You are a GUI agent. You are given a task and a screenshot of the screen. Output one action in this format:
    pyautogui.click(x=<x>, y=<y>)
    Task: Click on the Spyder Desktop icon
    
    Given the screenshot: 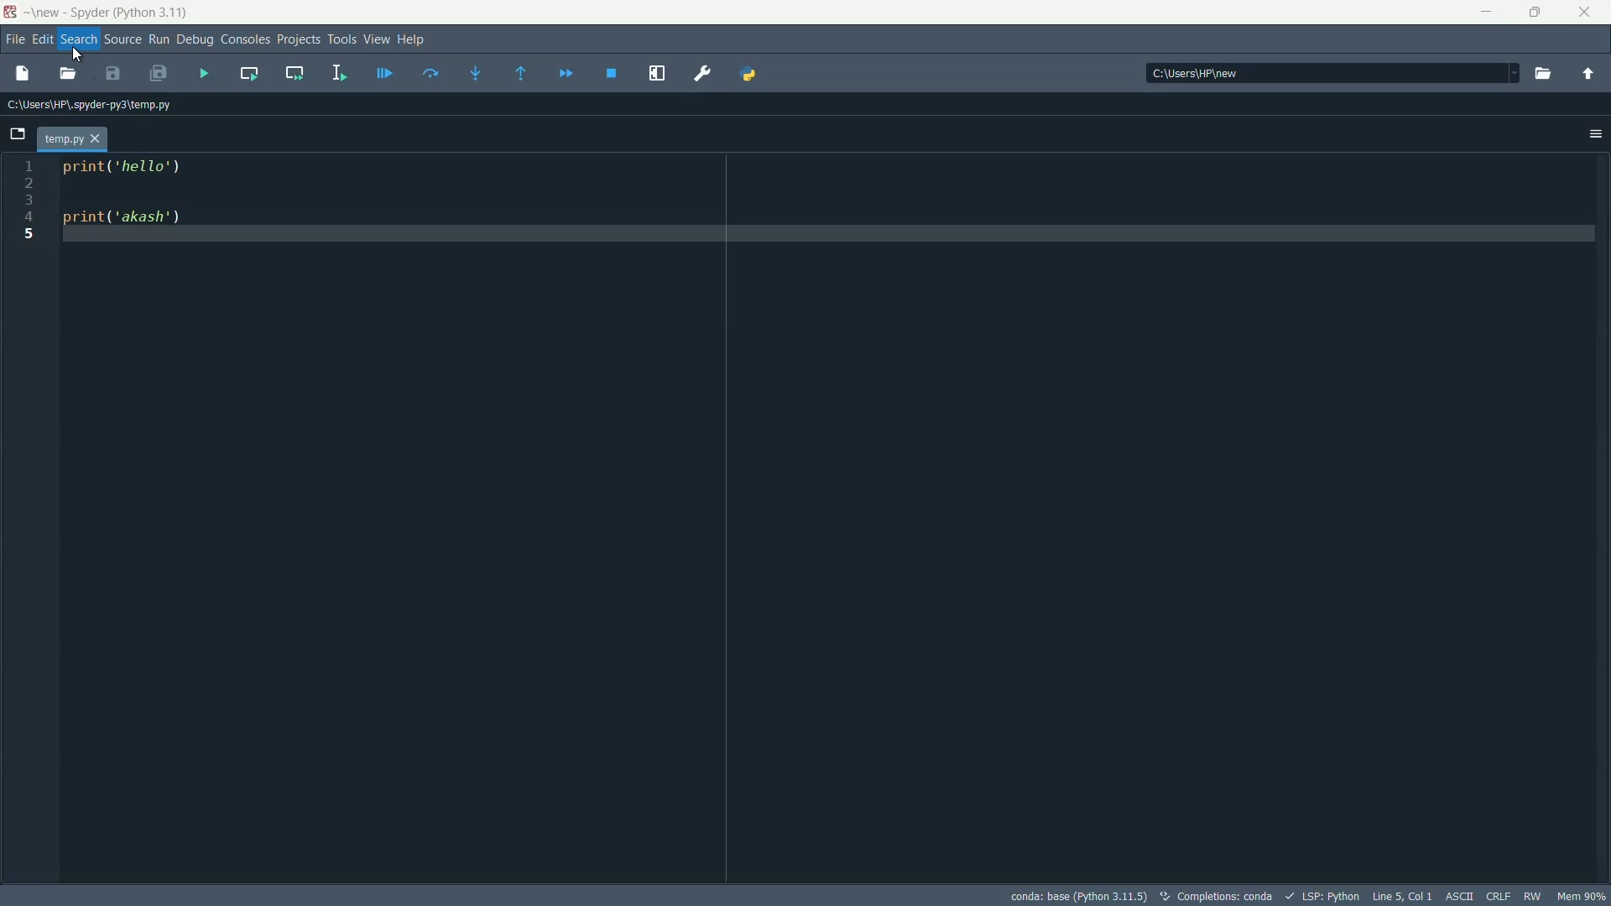 What is the action you would take?
    pyautogui.click(x=13, y=12)
    